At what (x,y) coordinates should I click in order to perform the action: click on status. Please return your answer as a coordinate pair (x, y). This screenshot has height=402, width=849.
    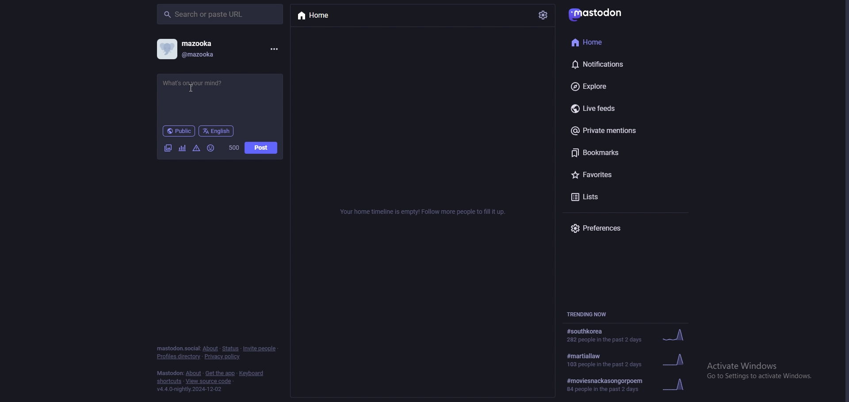
    Looking at the image, I should click on (230, 348).